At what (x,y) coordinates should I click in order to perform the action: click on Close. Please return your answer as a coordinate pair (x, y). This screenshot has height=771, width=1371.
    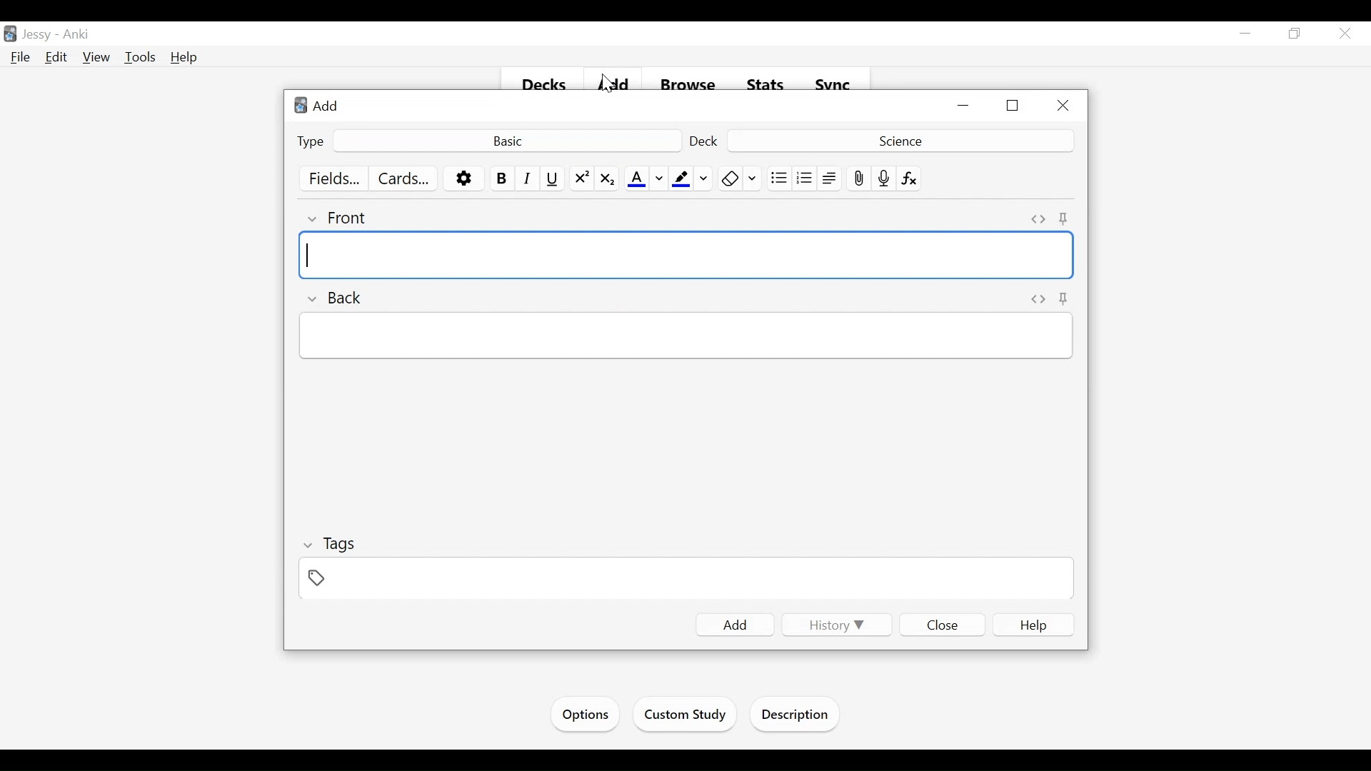
    Looking at the image, I should click on (943, 624).